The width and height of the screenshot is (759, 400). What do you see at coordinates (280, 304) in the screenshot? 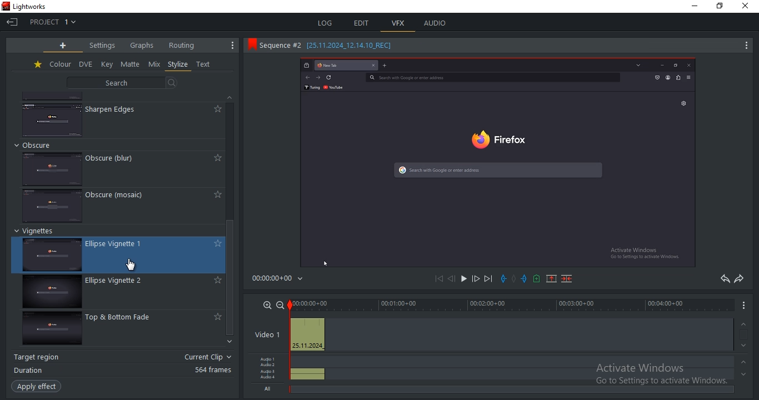
I see `zoom out` at bounding box center [280, 304].